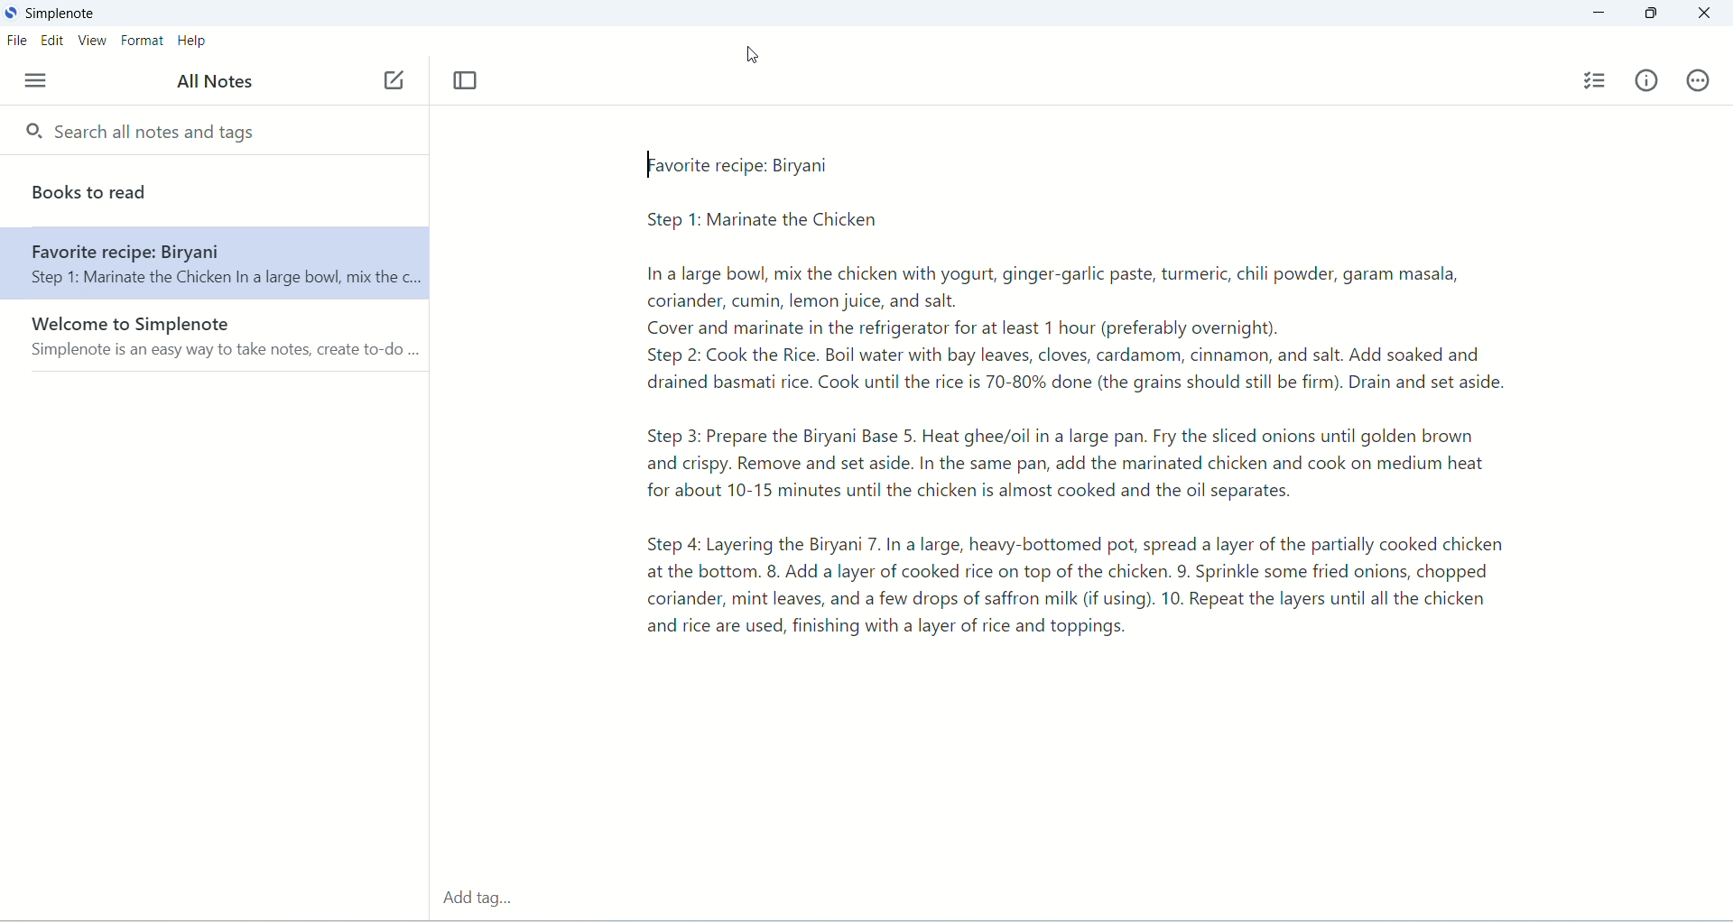  What do you see at coordinates (216, 191) in the screenshot?
I see `books to read` at bounding box center [216, 191].